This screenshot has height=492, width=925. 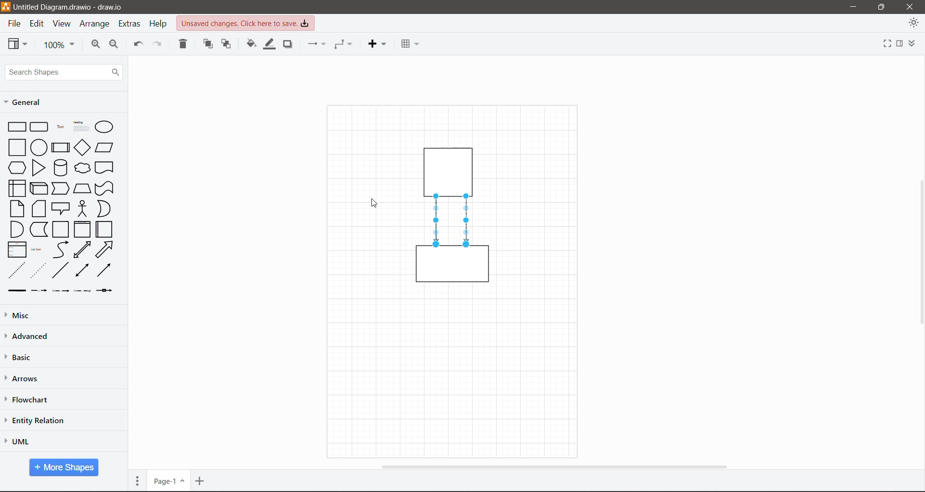 I want to click on link, so click(x=15, y=291).